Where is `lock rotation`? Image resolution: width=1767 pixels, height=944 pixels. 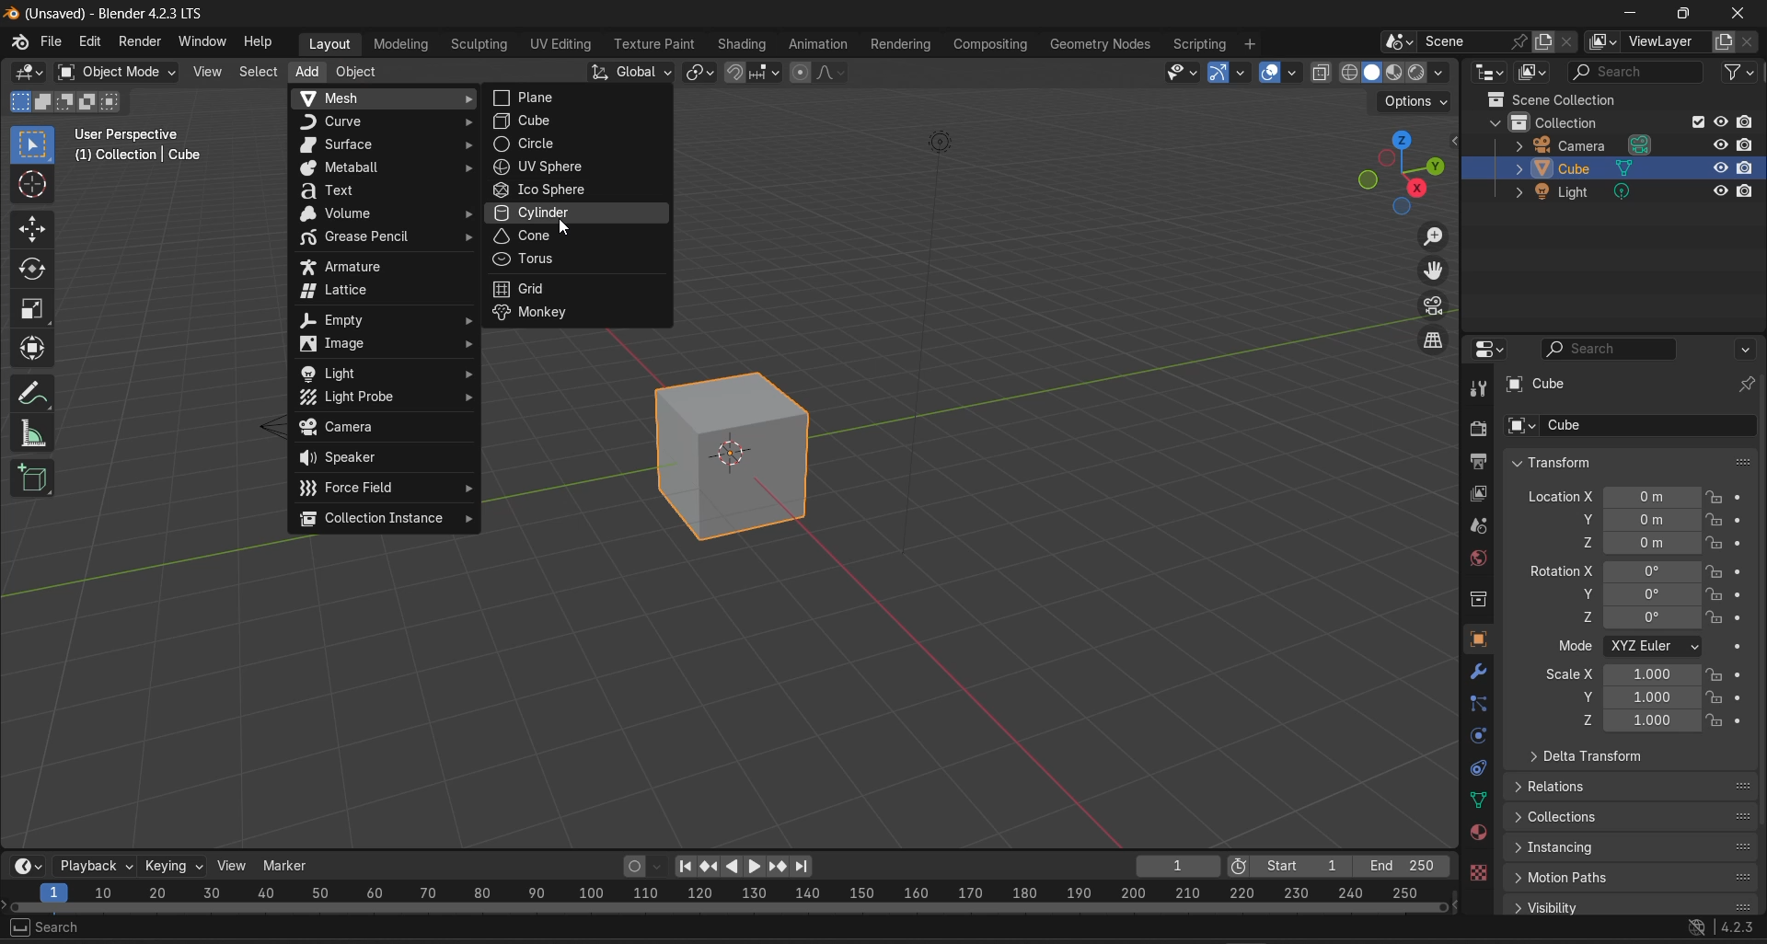
lock rotation is located at coordinates (1717, 593).